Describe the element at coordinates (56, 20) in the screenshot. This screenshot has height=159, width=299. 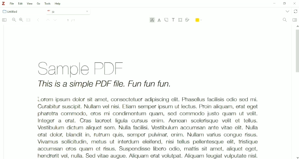
I see `Down` at that location.